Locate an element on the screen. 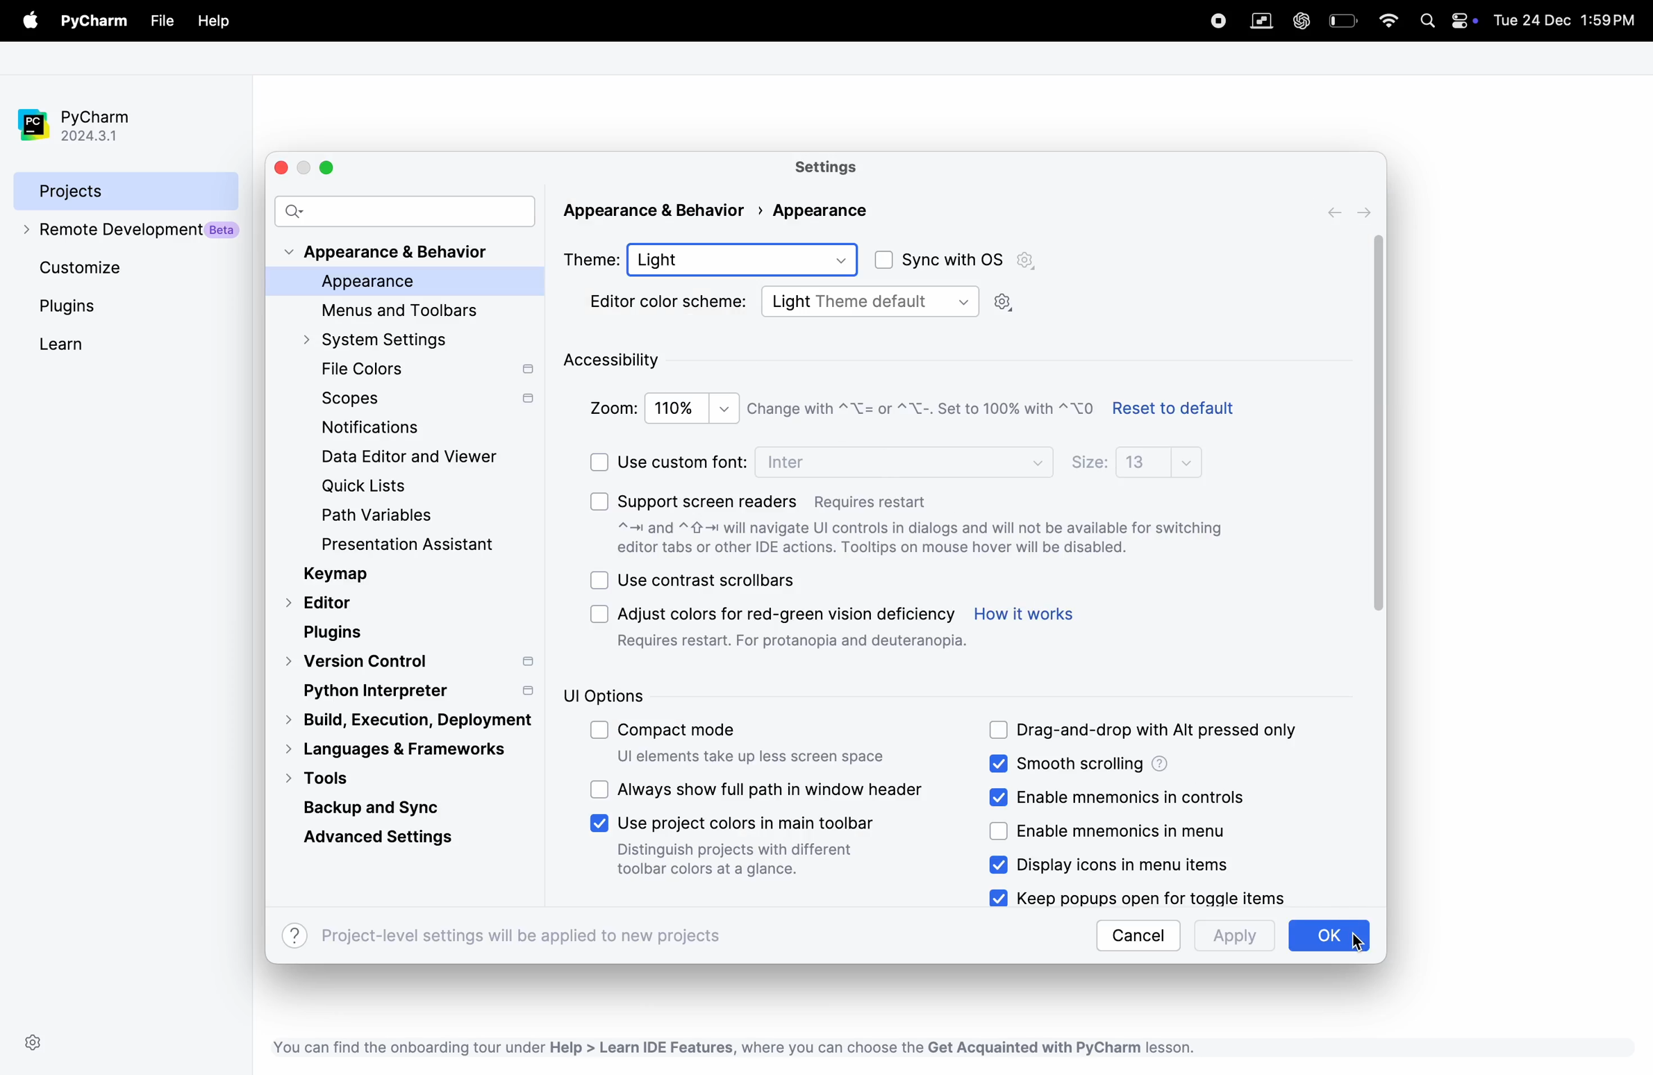 The width and height of the screenshot is (1653, 1075). ok is located at coordinates (1329, 937).